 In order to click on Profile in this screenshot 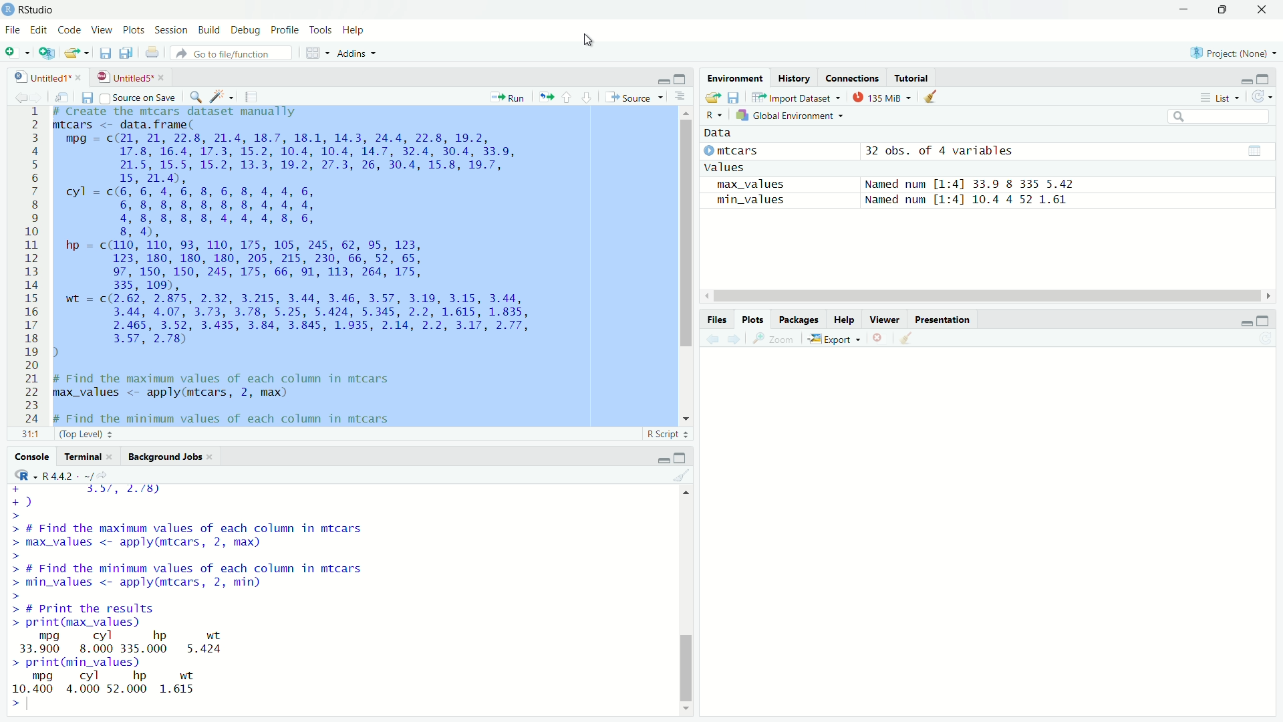, I will do `click(283, 29)`.